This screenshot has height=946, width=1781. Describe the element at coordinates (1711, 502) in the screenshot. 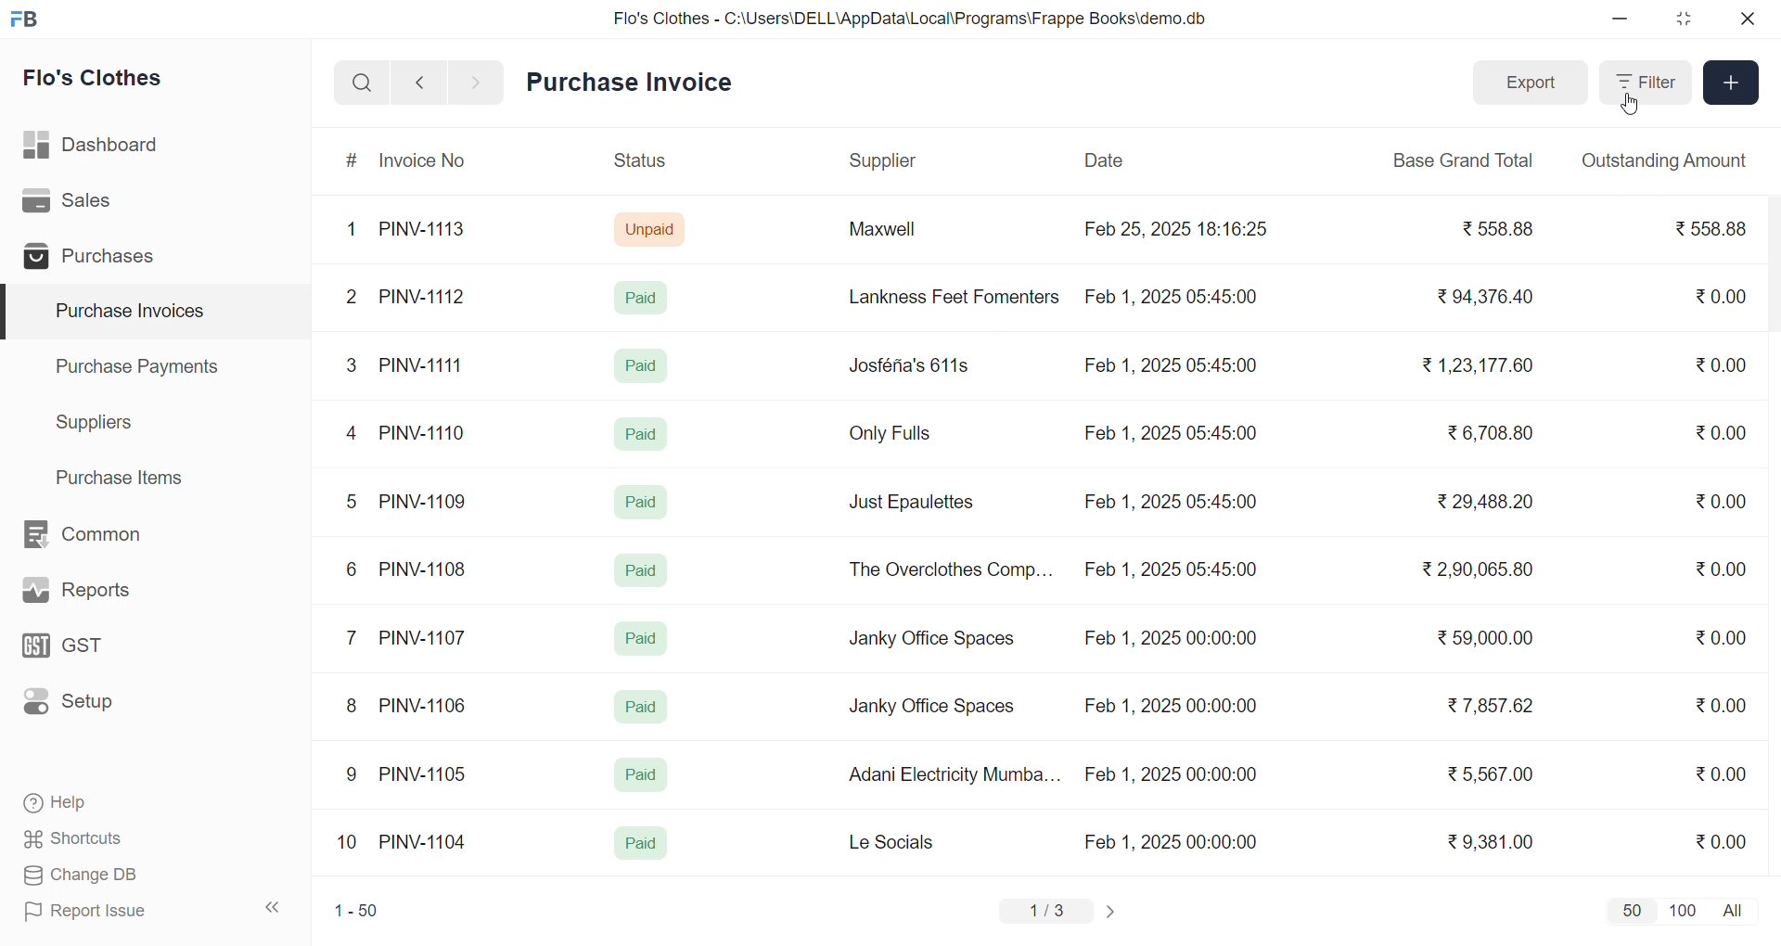

I see `₹0.00` at that location.